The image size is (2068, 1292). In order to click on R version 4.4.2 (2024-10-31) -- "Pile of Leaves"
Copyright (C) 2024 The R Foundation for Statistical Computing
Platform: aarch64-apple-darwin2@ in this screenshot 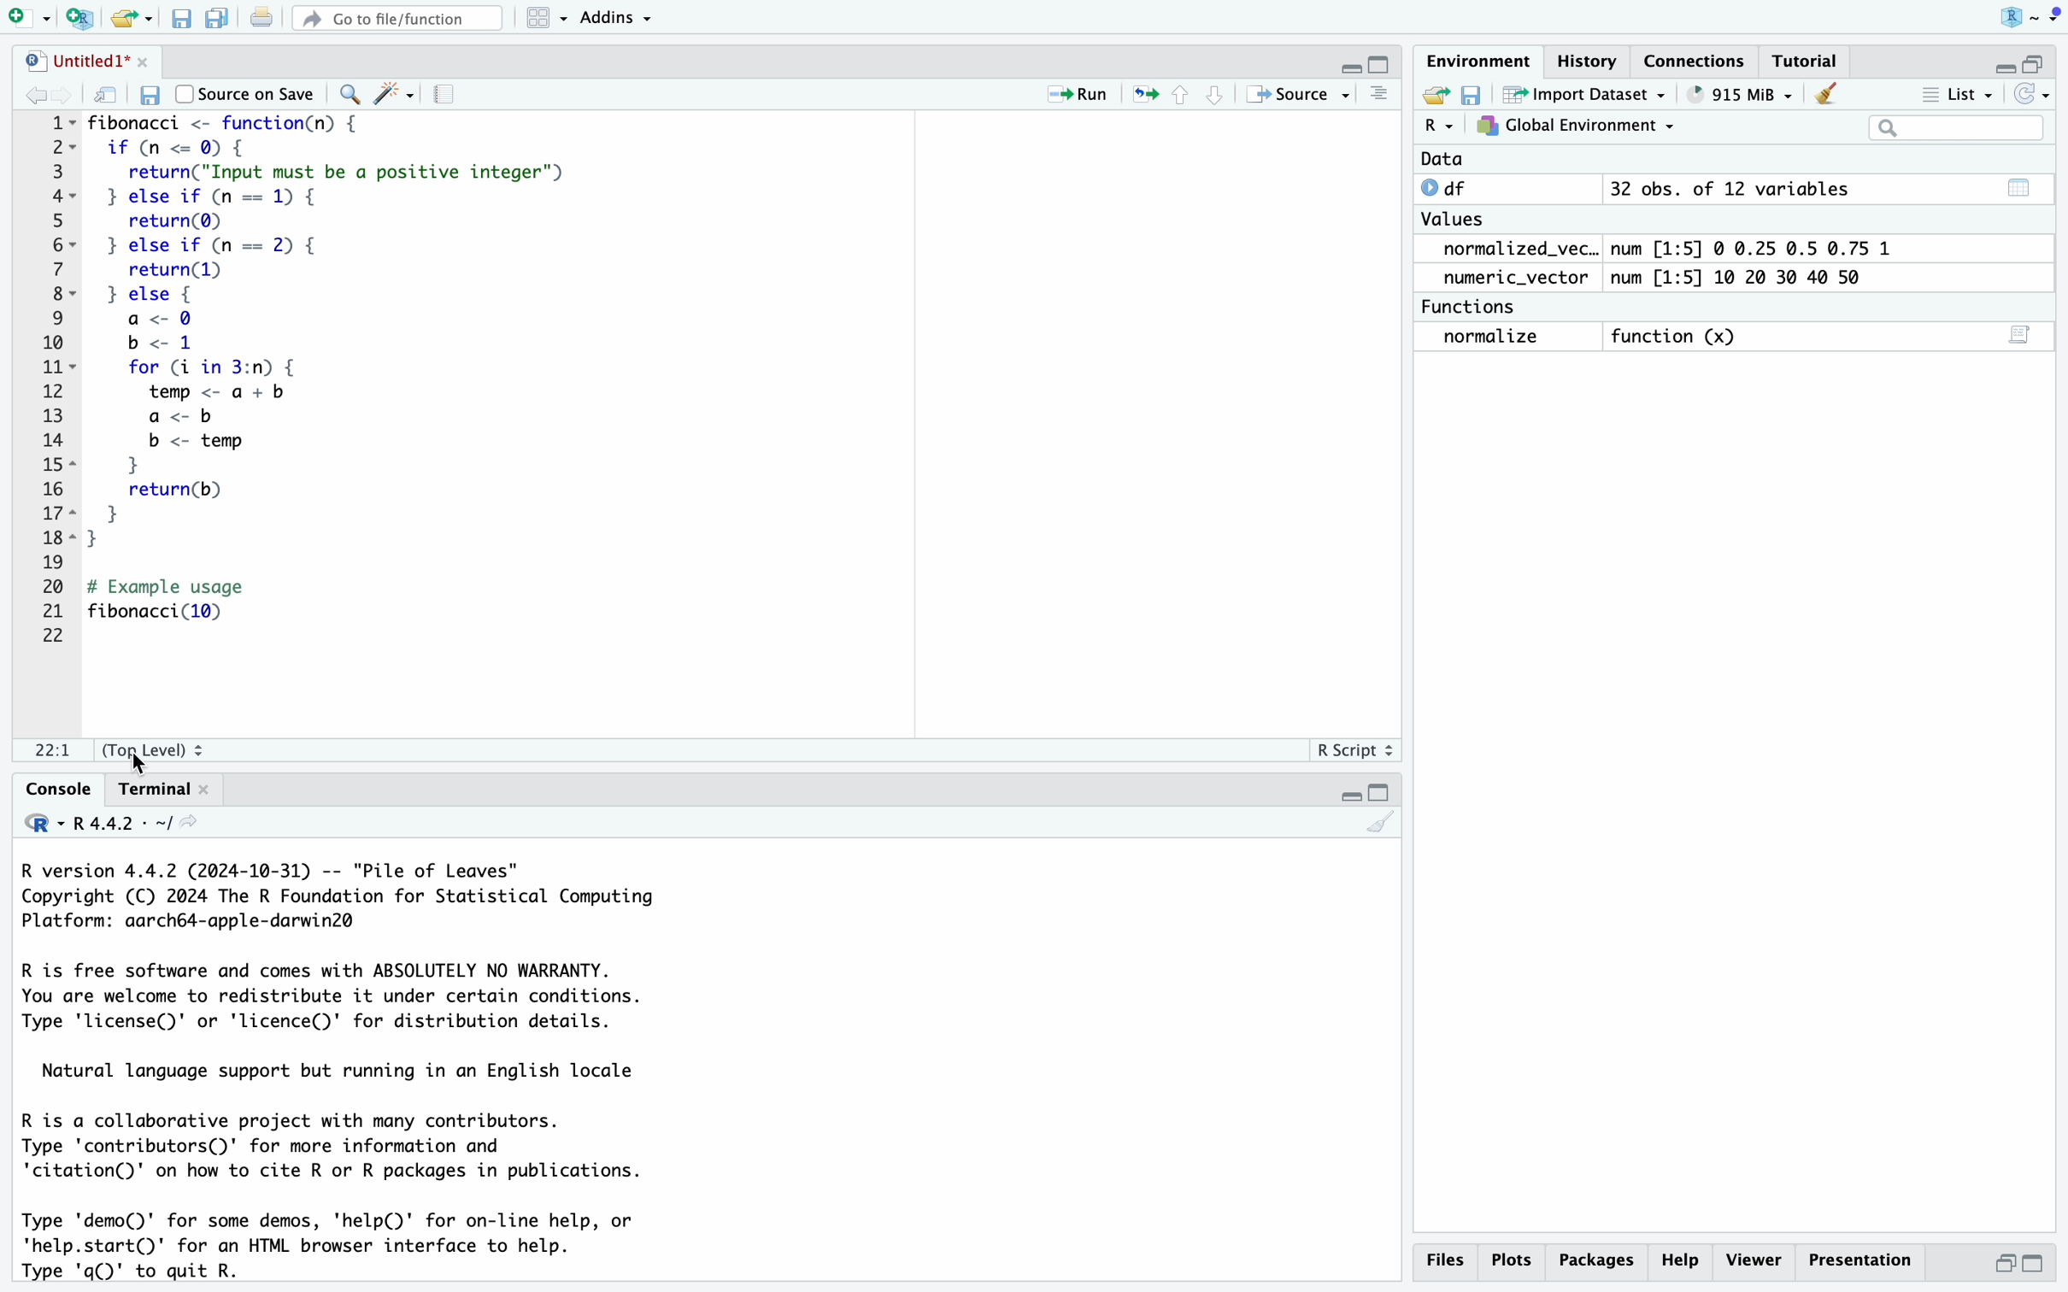, I will do `click(352, 900)`.